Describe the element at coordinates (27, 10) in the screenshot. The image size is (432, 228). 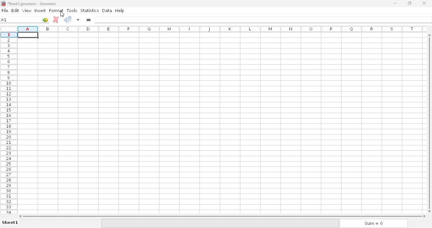
I see `view` at that location.